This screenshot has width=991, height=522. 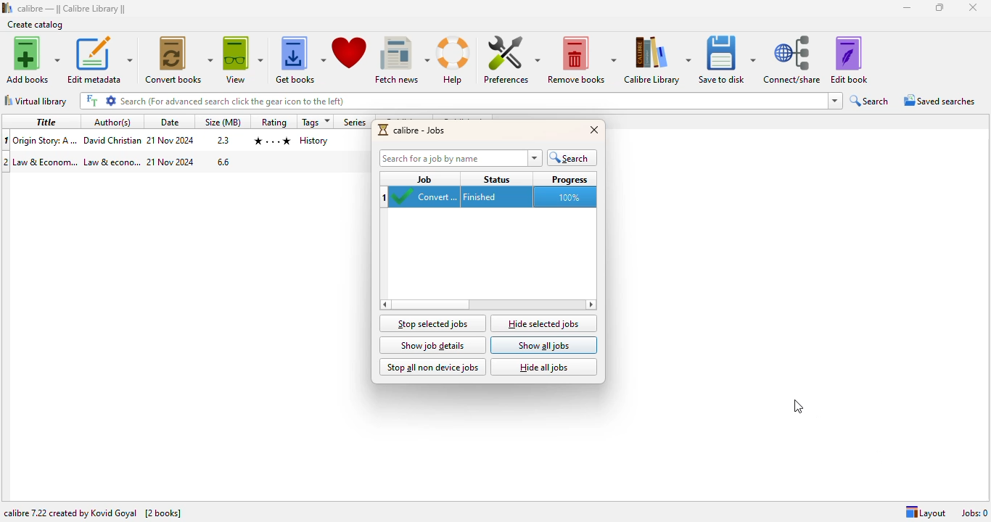 I want to click on scroll left , so click(x=590, y=304).